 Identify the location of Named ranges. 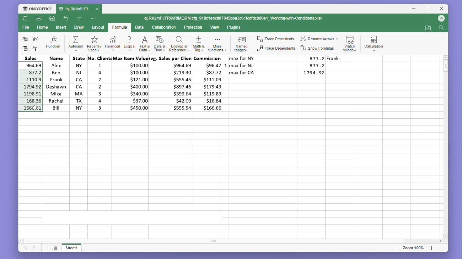
(243, 44).